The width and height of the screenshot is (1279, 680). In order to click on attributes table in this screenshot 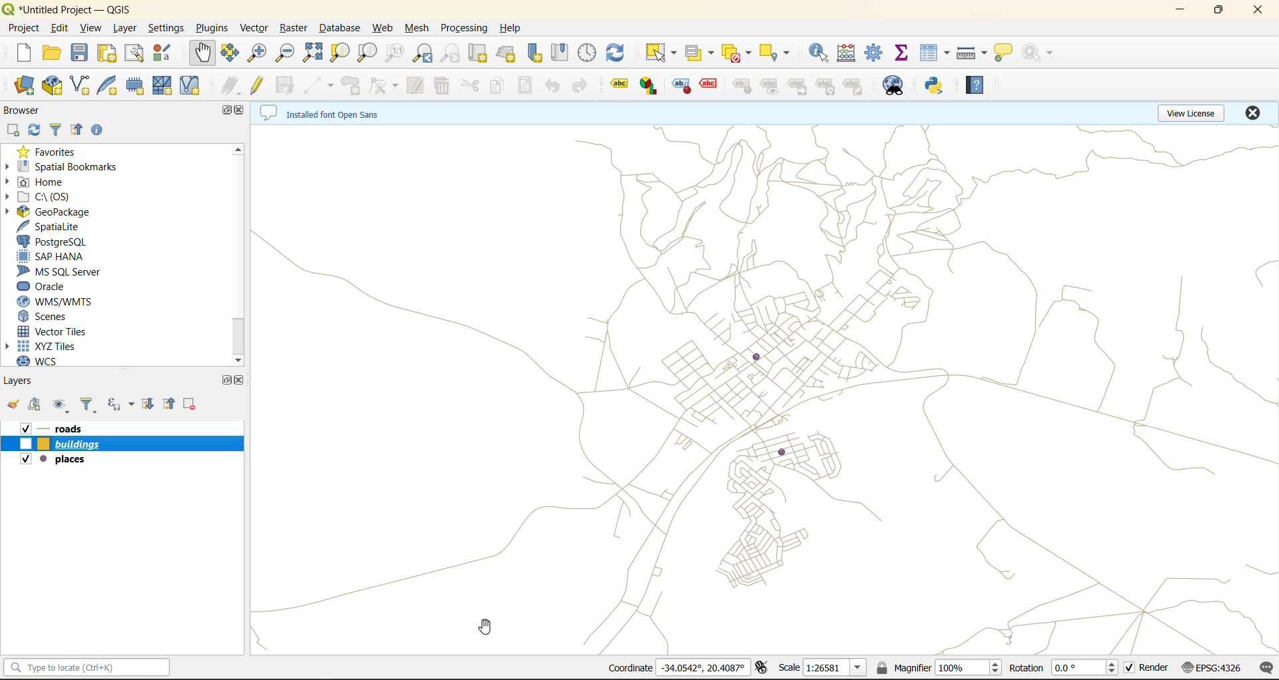, I will do `click(935, 55)`.